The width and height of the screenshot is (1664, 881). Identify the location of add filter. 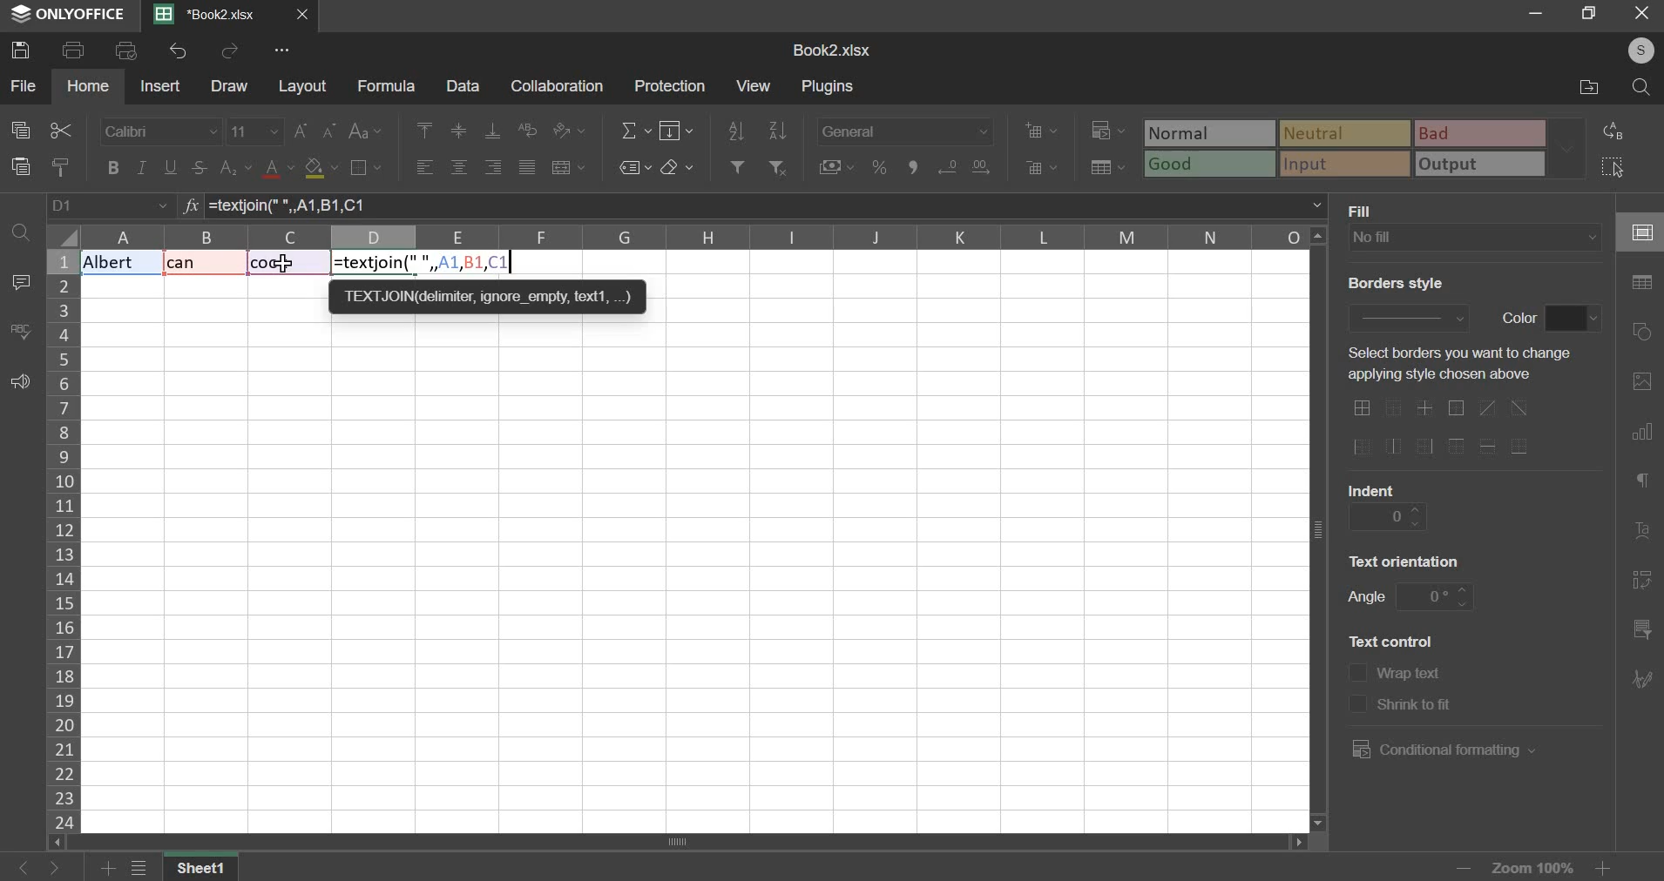
(735, 165).